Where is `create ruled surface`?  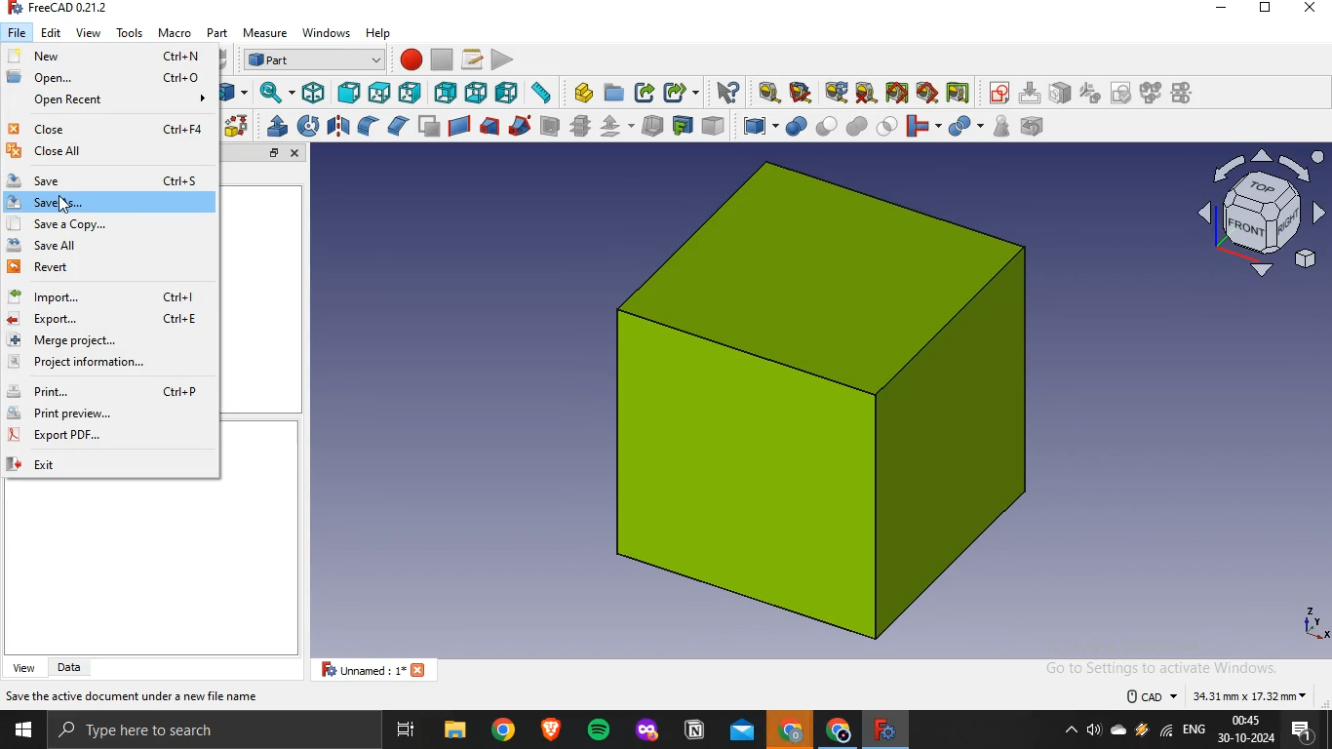
create ruled surface is located at coordinates (459, 126).